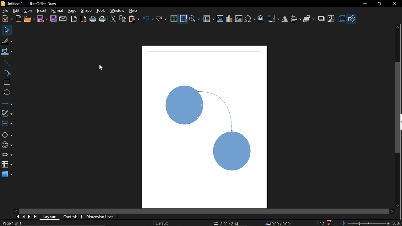 The image size is (402, 226). What do you see at coordinates (239, 19) in the screenshot?
I see `Insert text` at bounding box center [239, 19].